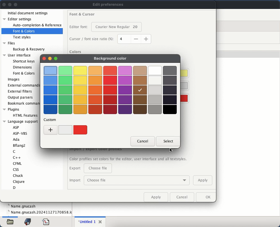 The image size is (280, 227). What do you see at coordinates (93, 39) in the screenshot?
I see `cursor font size ratio` at bounding box center [93, 39].